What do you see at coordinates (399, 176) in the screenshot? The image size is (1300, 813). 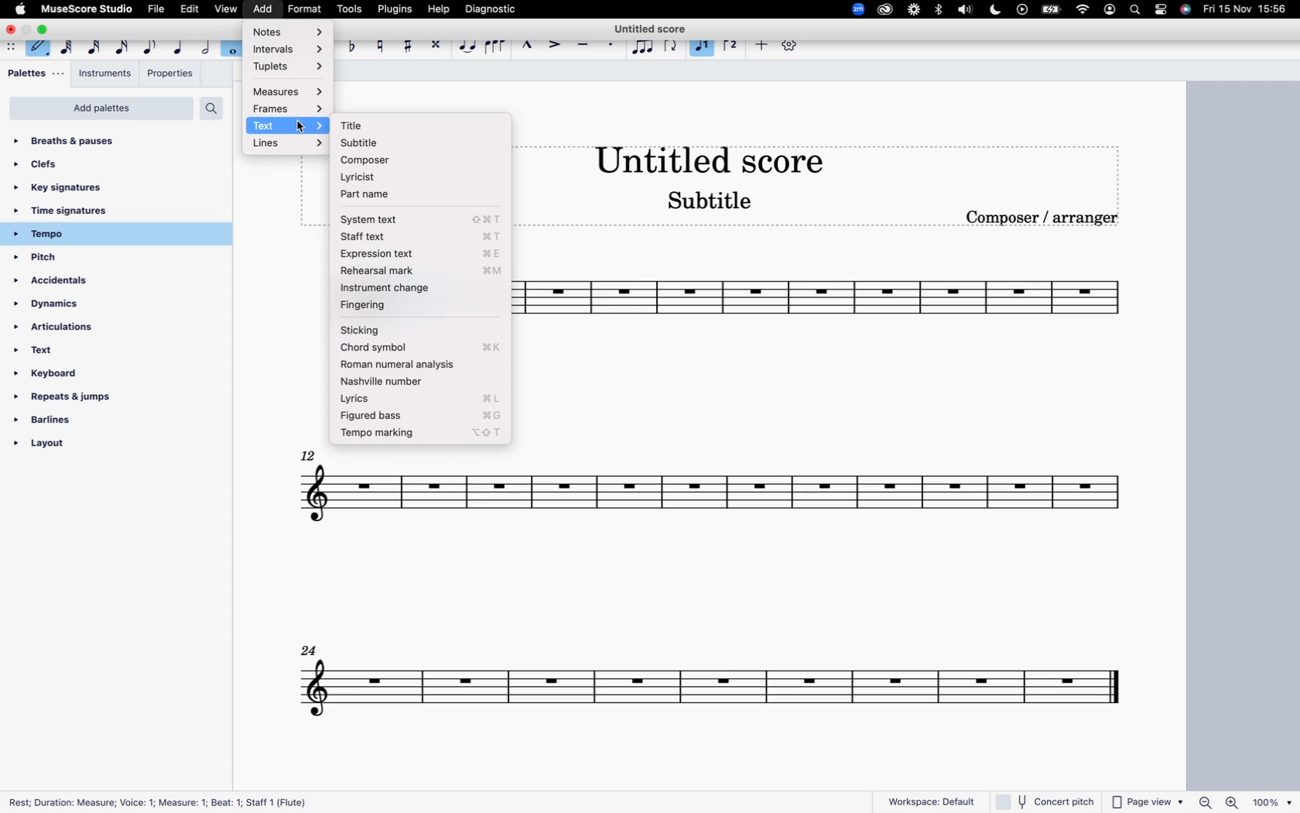 I see `lyricist` at bounding box center [399, 176].